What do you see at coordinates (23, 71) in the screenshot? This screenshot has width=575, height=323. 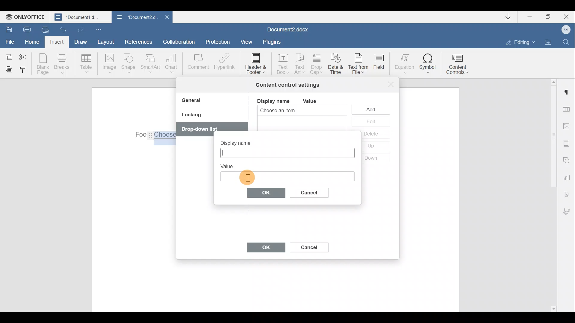 I see `Copy style` at bounding box center [23, 71].